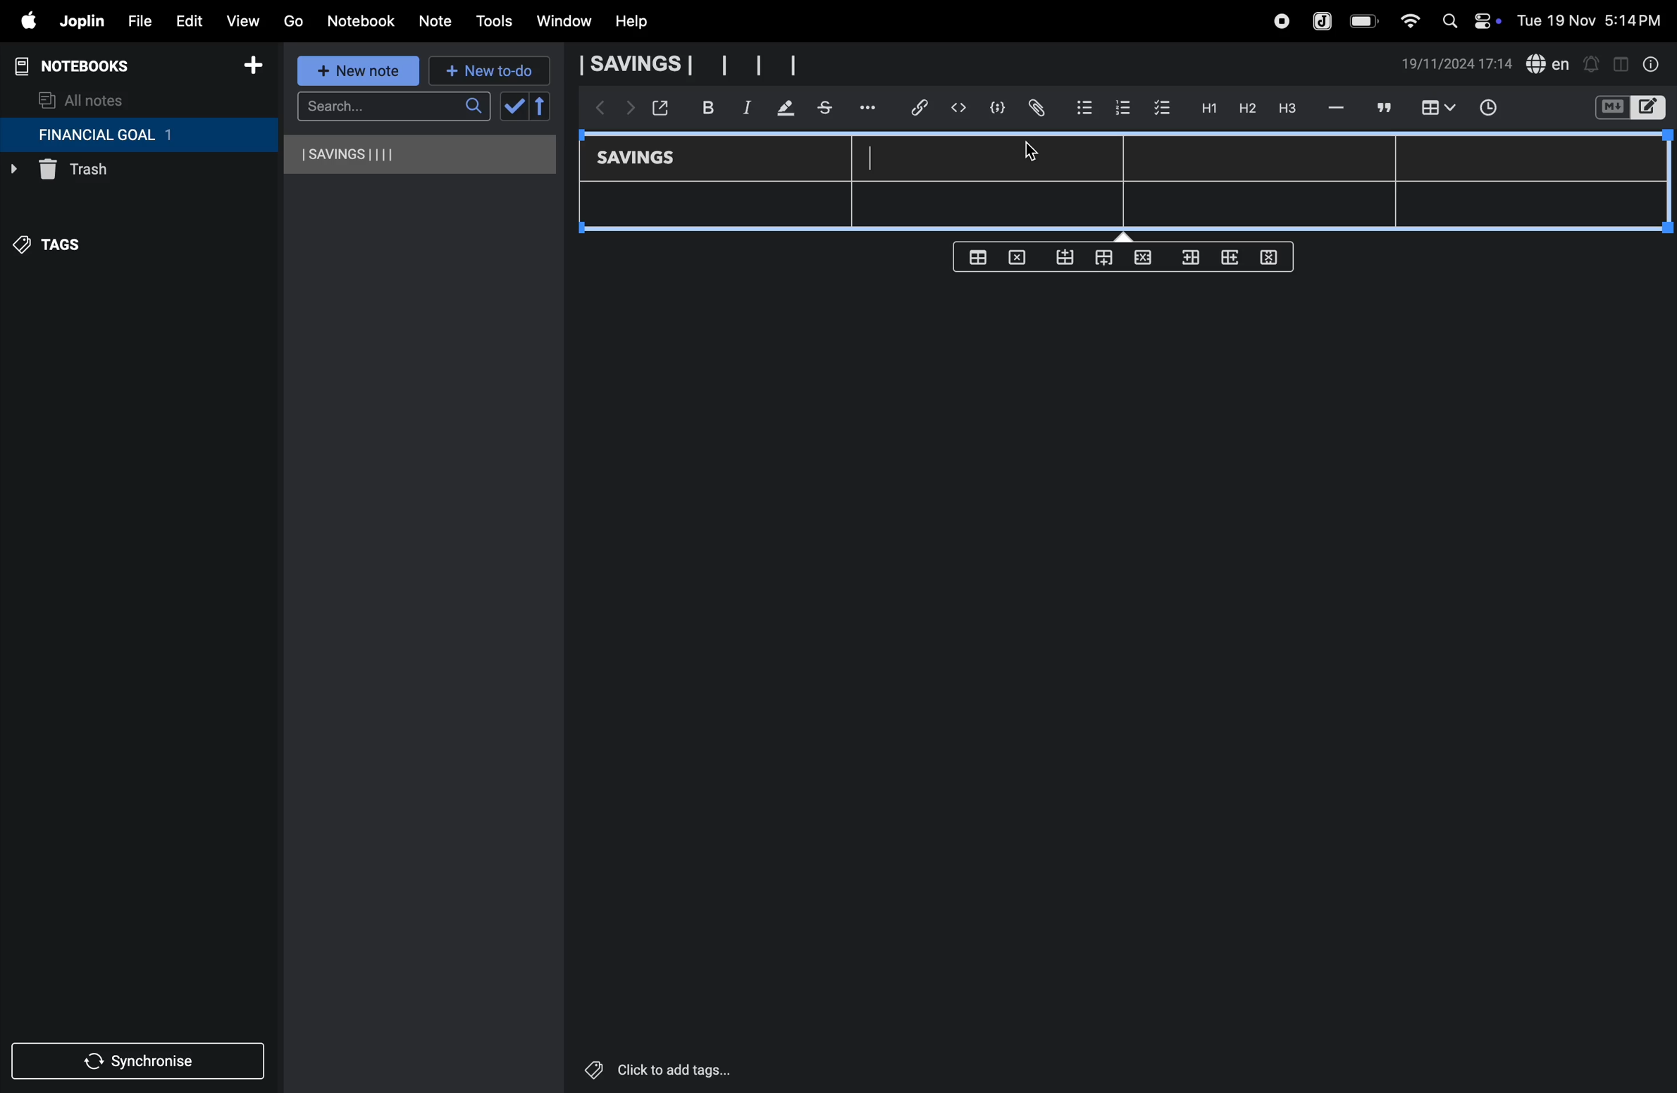 Image resolution: width=1677 pixels, height=1093 pixels. What do you see at coordinates (659, 108) in the screenshot?
I see `open window` at bounding box center [659, 108].